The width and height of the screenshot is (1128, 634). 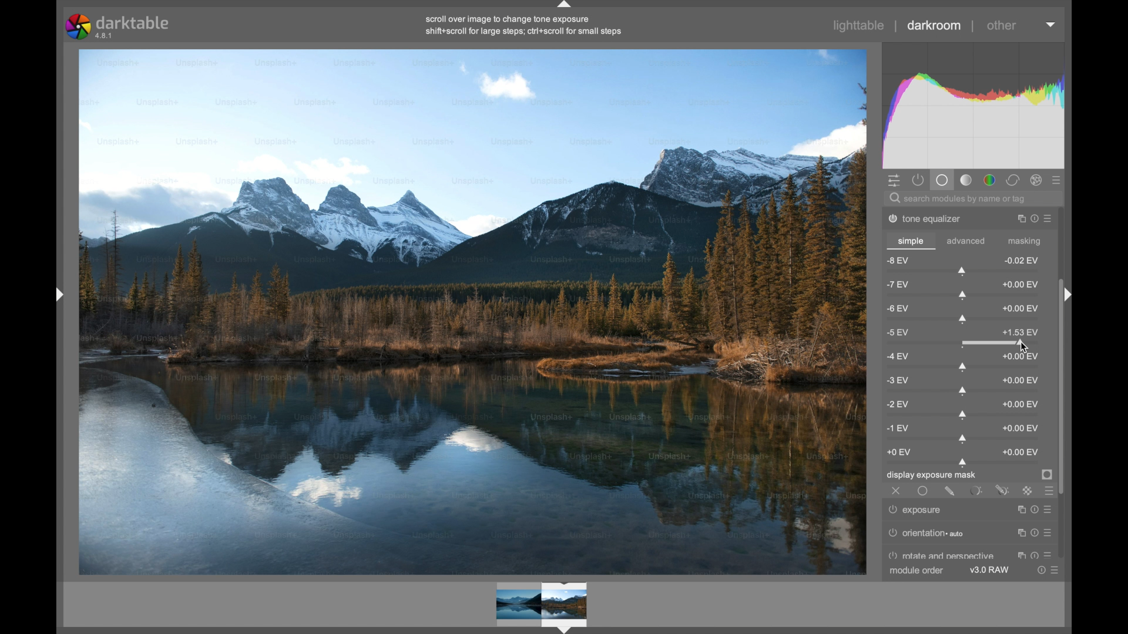 What do you see at coordinates (1020, 404) in the screenshot?
I see `0.00 ev` at bounding box center [1020, 404].